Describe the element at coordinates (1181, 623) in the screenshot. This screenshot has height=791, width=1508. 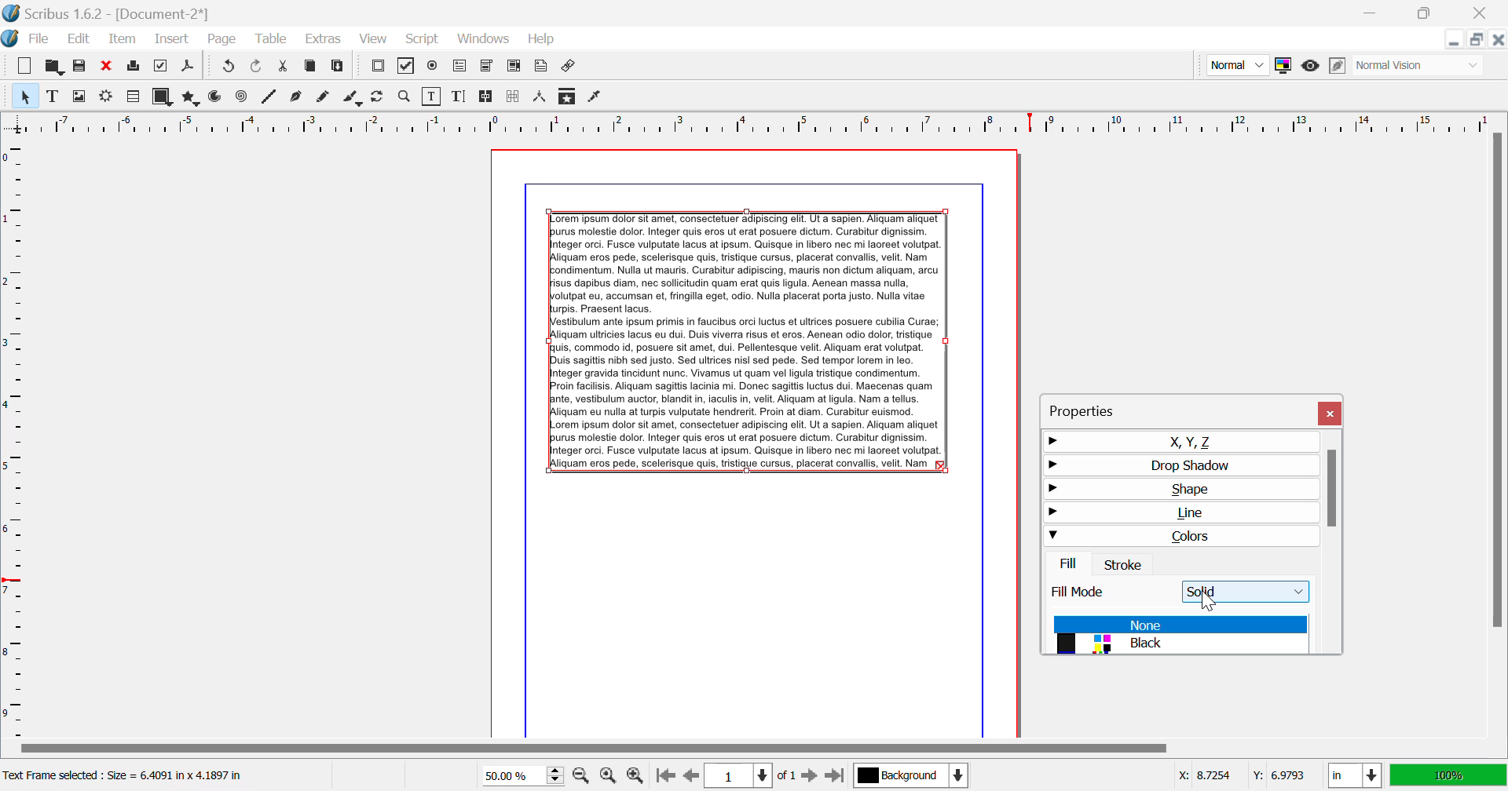
I see `None` at that location.